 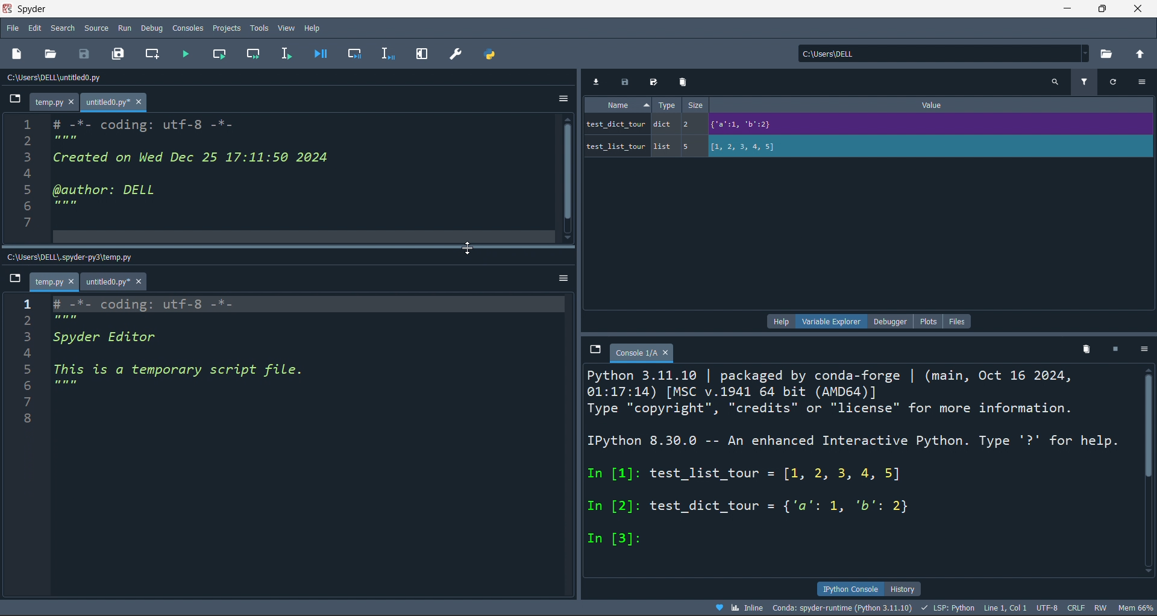 I want to click on save data as, so click(x=656, y=82).